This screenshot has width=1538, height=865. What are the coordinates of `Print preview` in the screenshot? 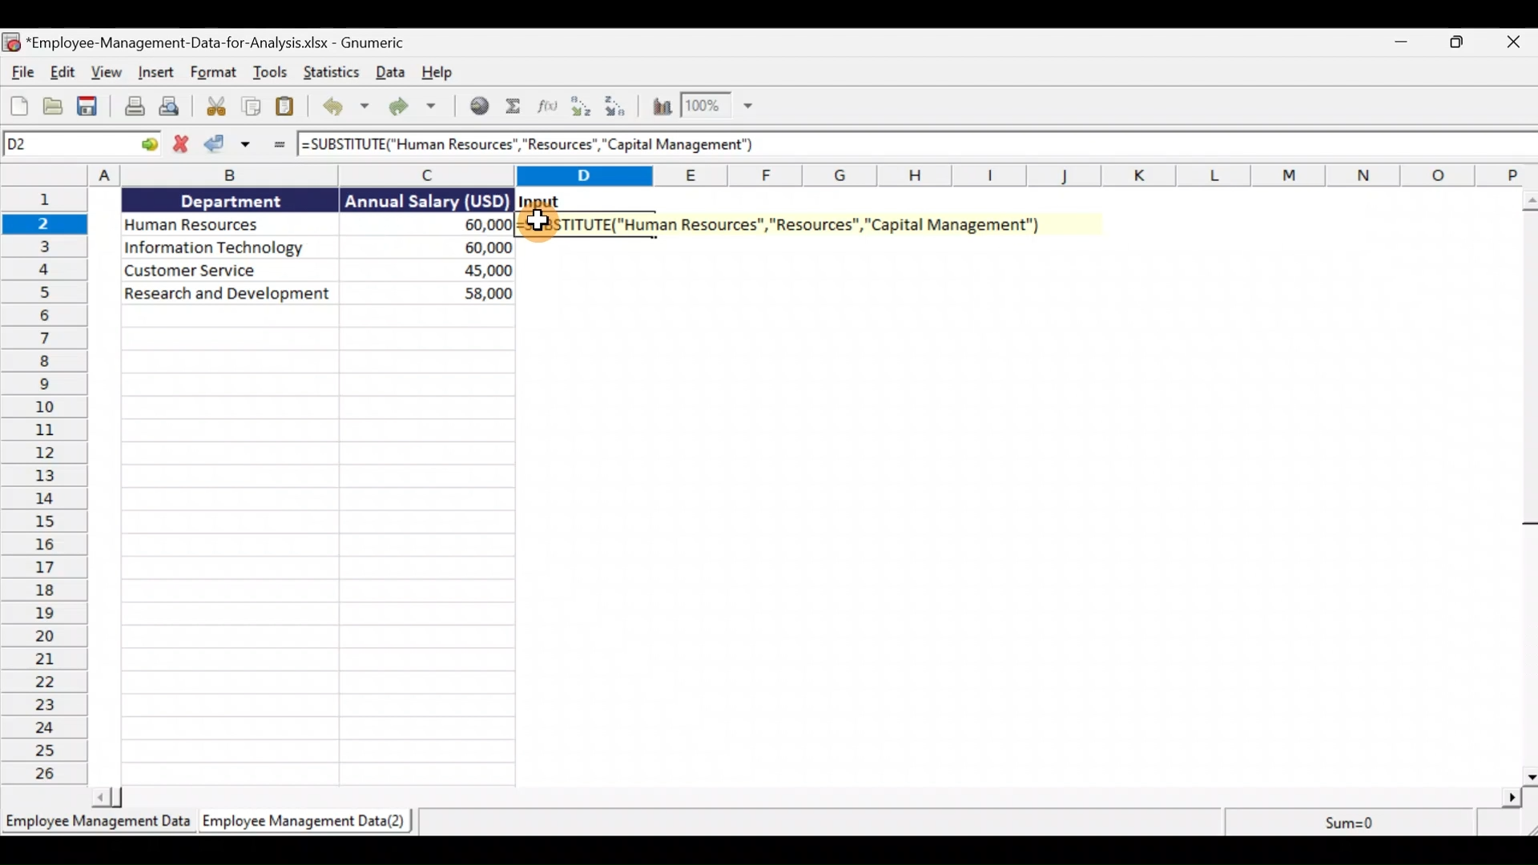 It's located at (175, 108).